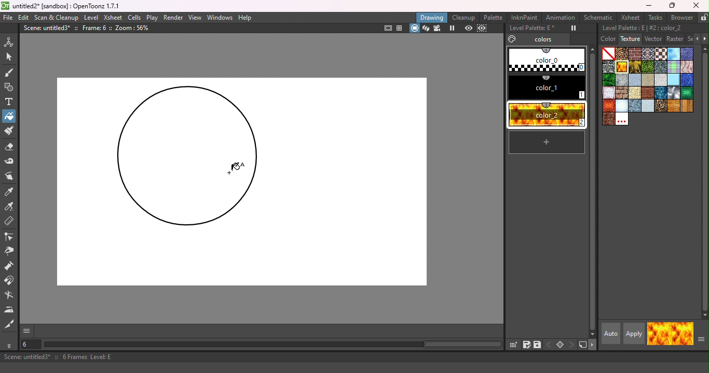 The height and width of the screenshot is (373, 709). What do you see at coordinates (572, 345) in the screenshot?
I see `next key` at bounding box center [572, 345].